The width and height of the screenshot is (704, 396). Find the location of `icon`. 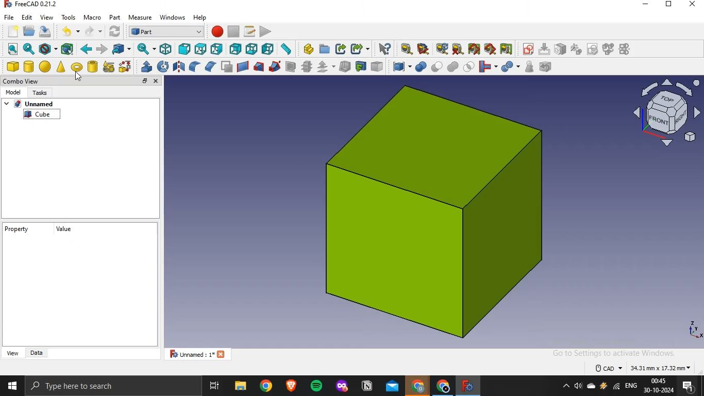

icon is located at coordinates (577, 48).